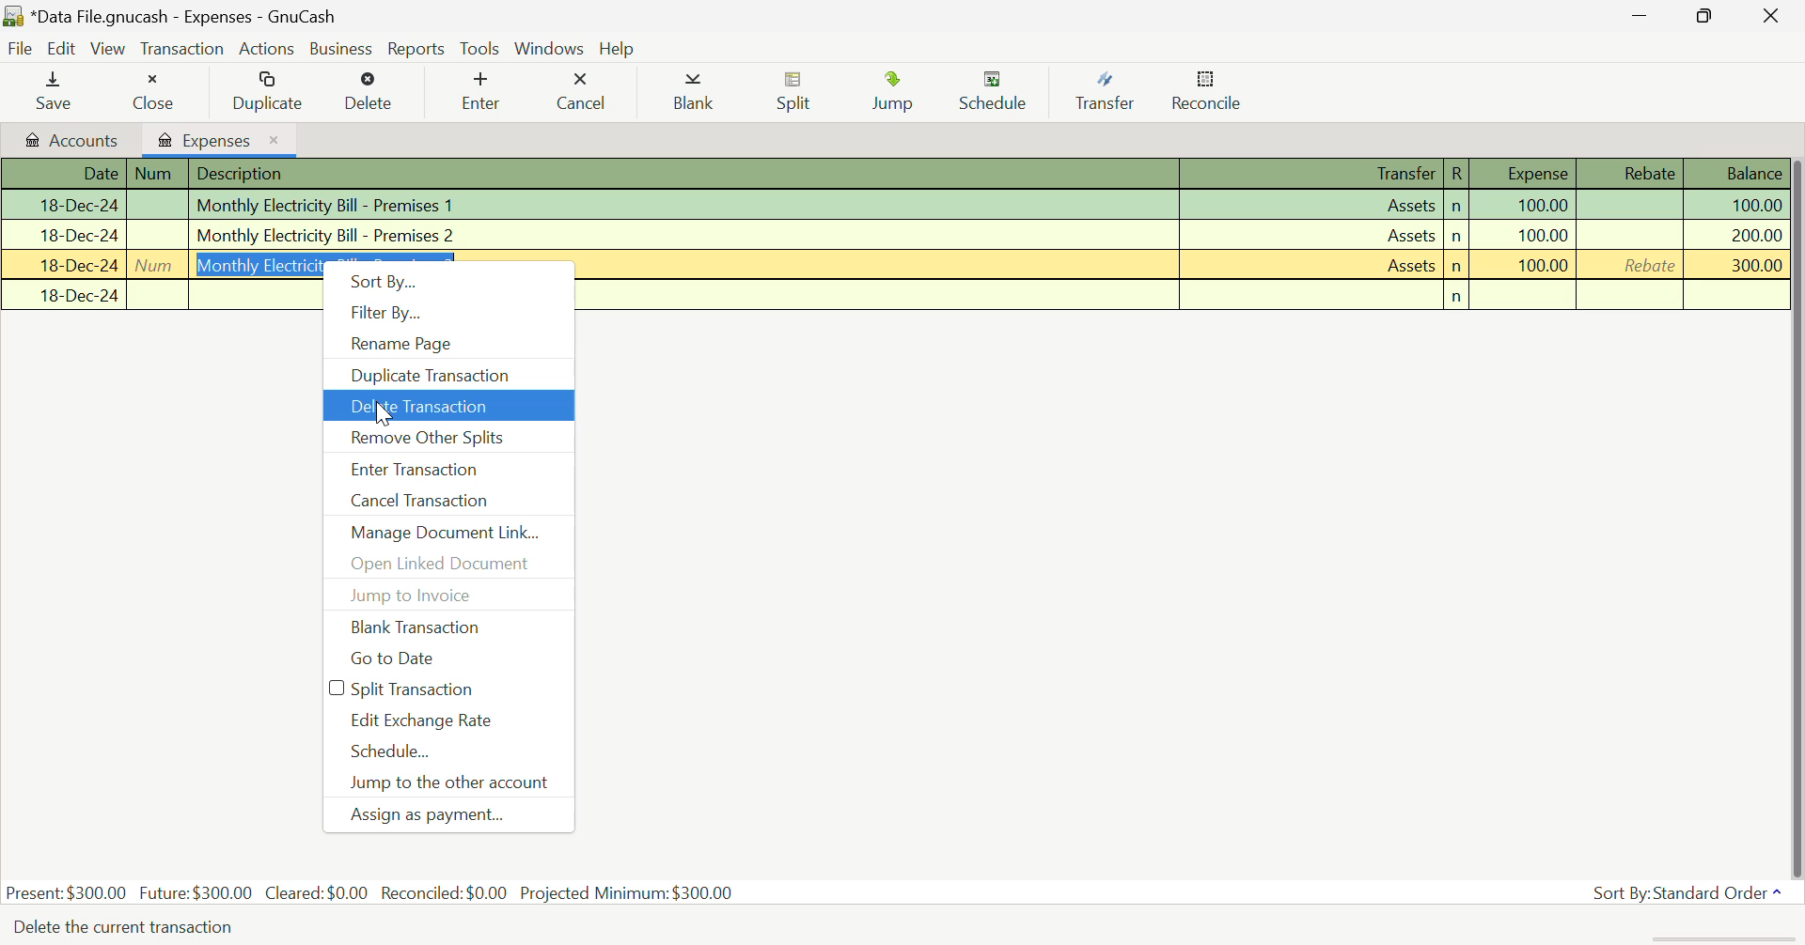  What do you see at coordinates (69, 140) in the screenshot?
I see `Accounts` at bounding box center [69, 140].